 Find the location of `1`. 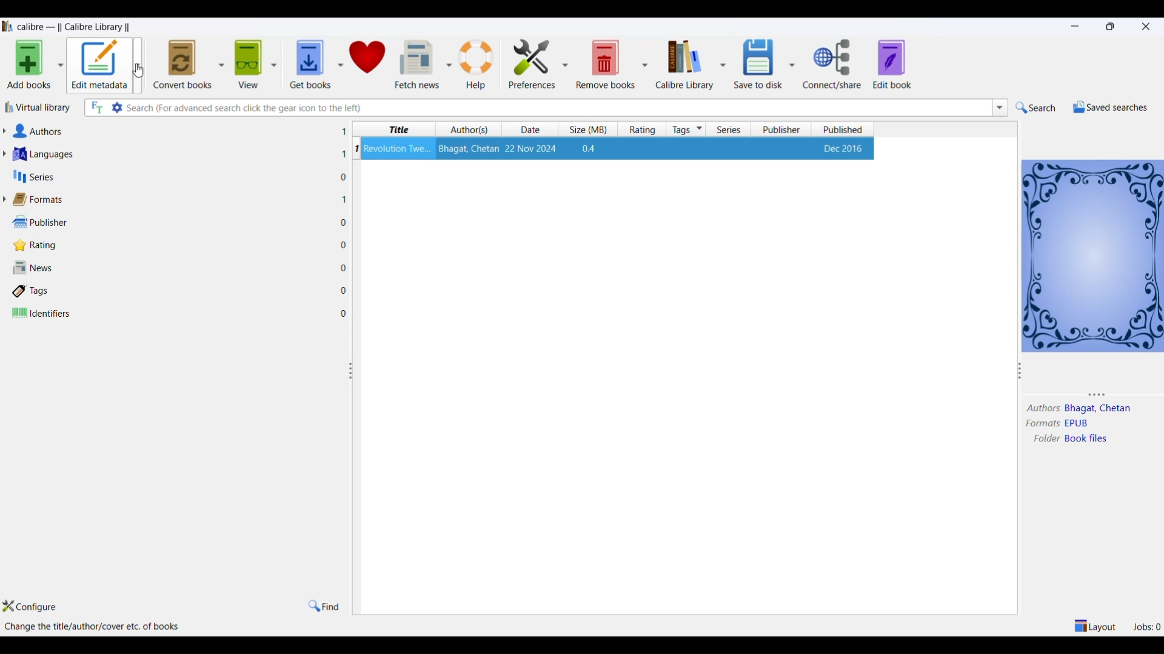

1 is located at coordinates (343, 154).